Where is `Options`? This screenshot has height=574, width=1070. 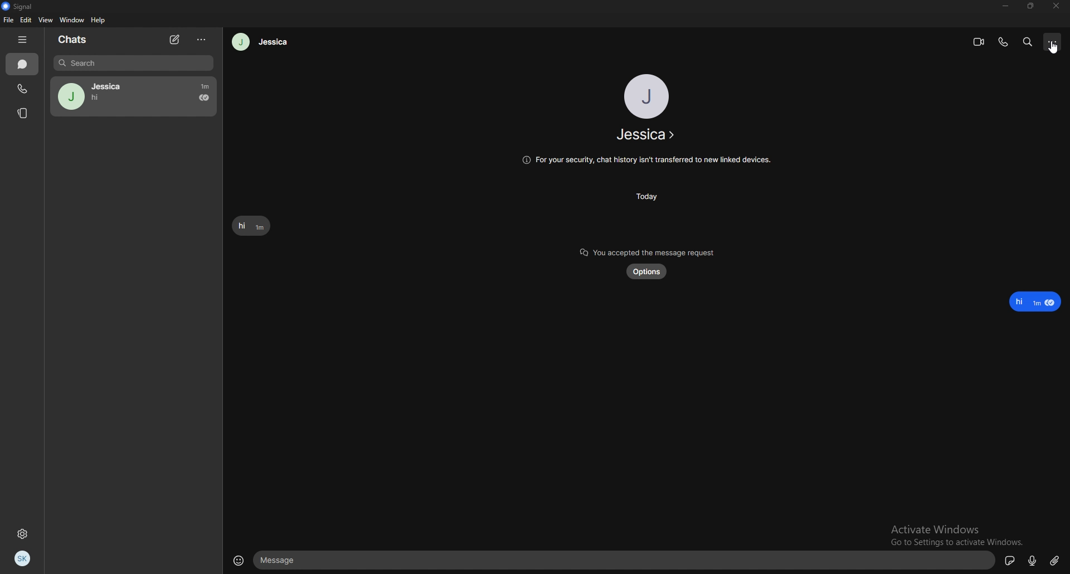 Options is located at coordinates (1055, 41).